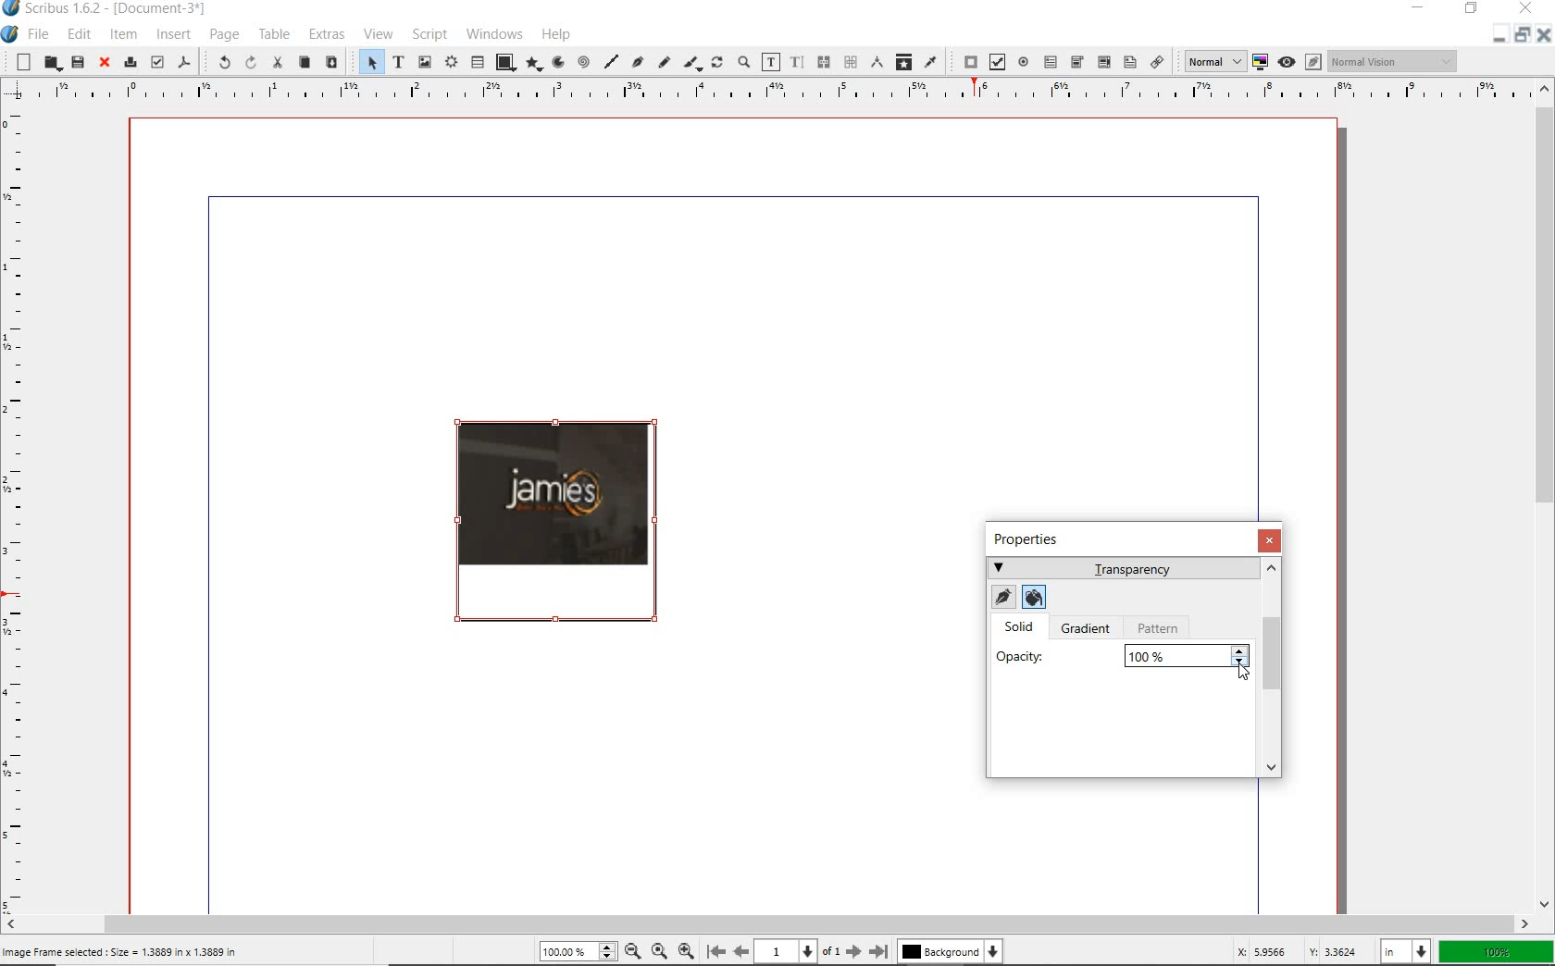  Describe the element at coordinates (1122, 655) in the screenshot. I see `OPACITY` at that location.